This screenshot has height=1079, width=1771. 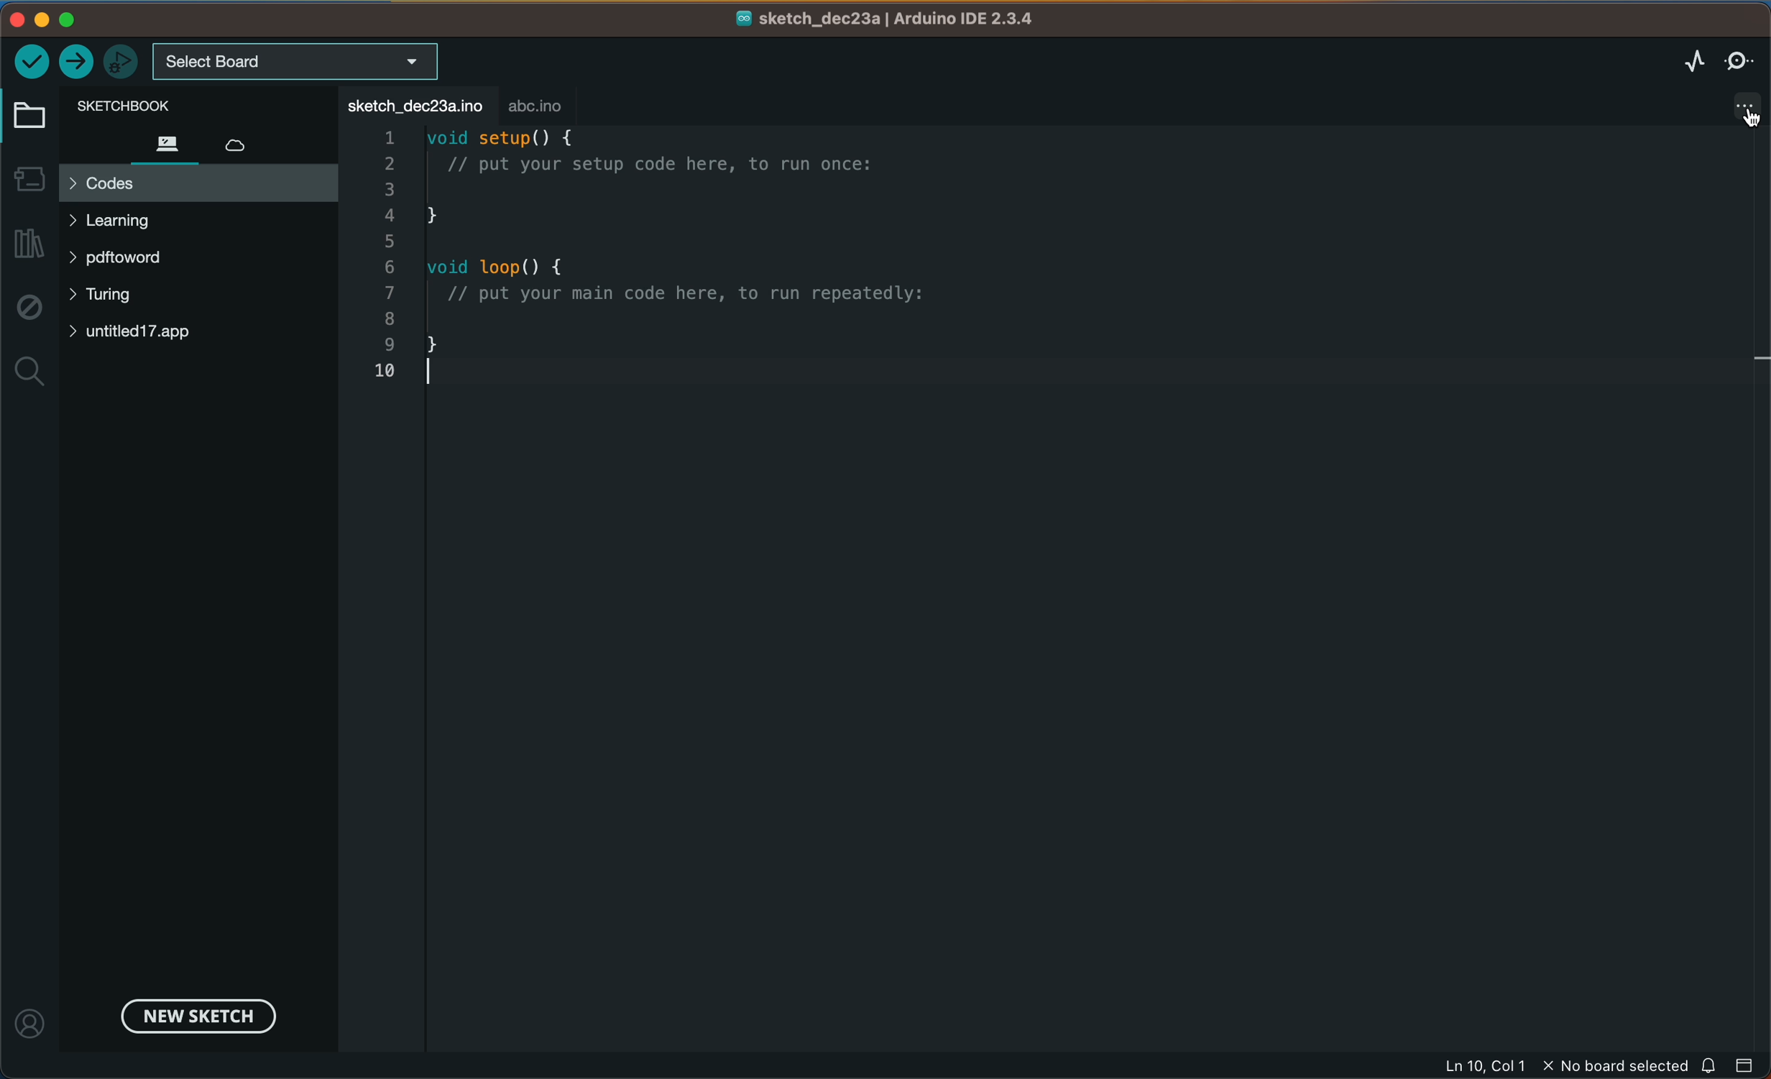 What do you see at coordinates (195, 1014) in the screenshot?
I see `new sketch` at bounding box center [195, 1014].